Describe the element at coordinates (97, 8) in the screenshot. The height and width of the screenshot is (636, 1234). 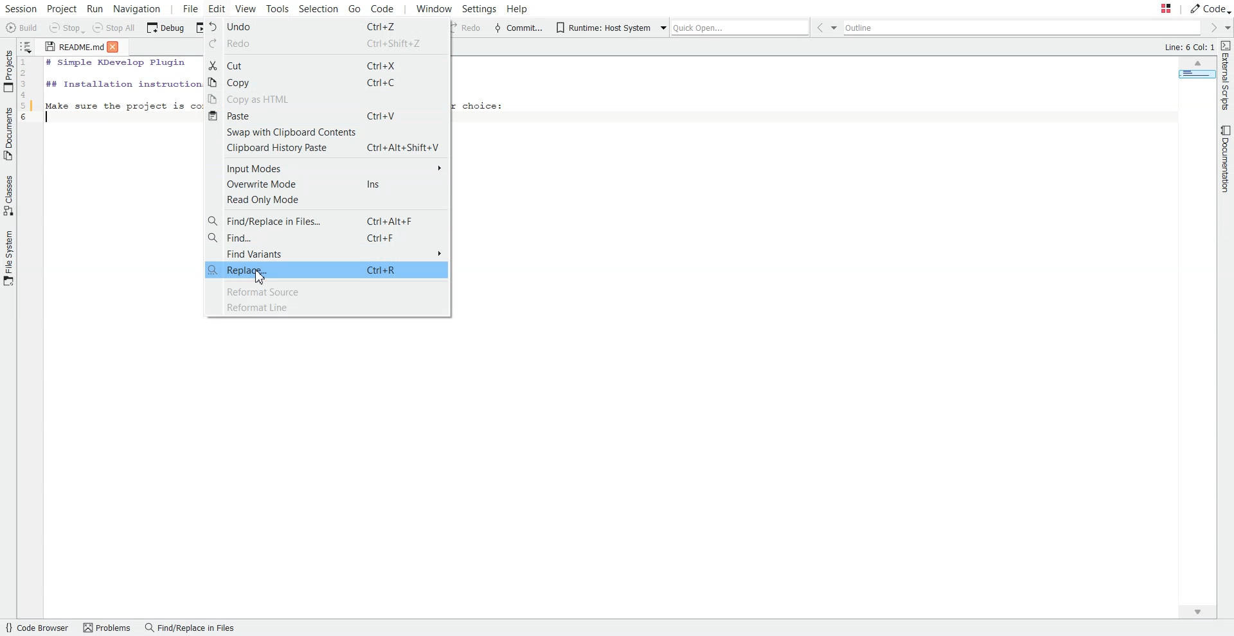
I see `Run ` at that location.